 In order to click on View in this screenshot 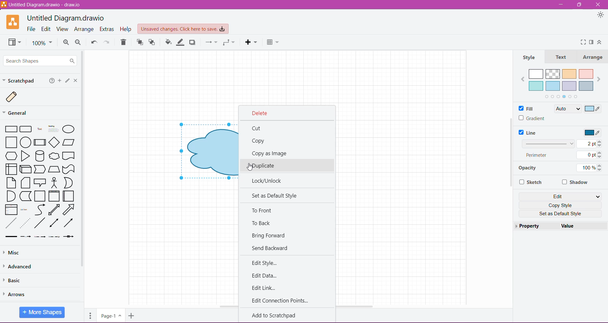, I will do `click(62, 29)`.